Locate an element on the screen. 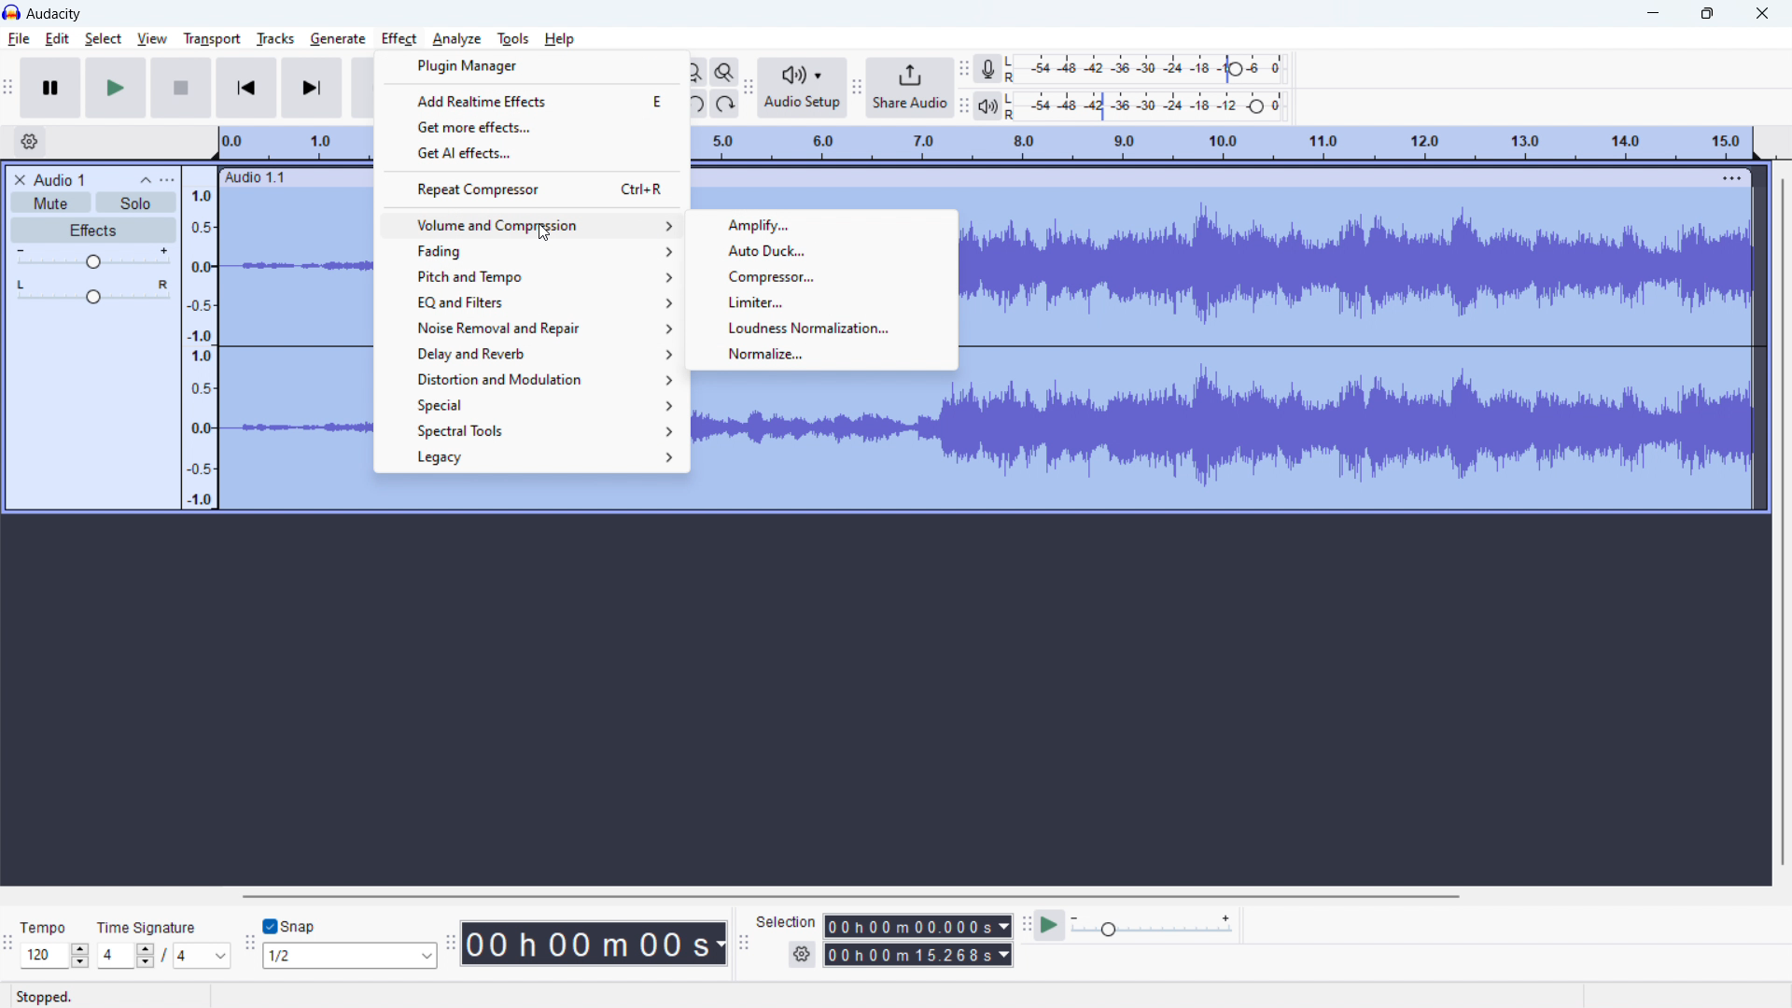  redo is located at coordinates (724, 104).